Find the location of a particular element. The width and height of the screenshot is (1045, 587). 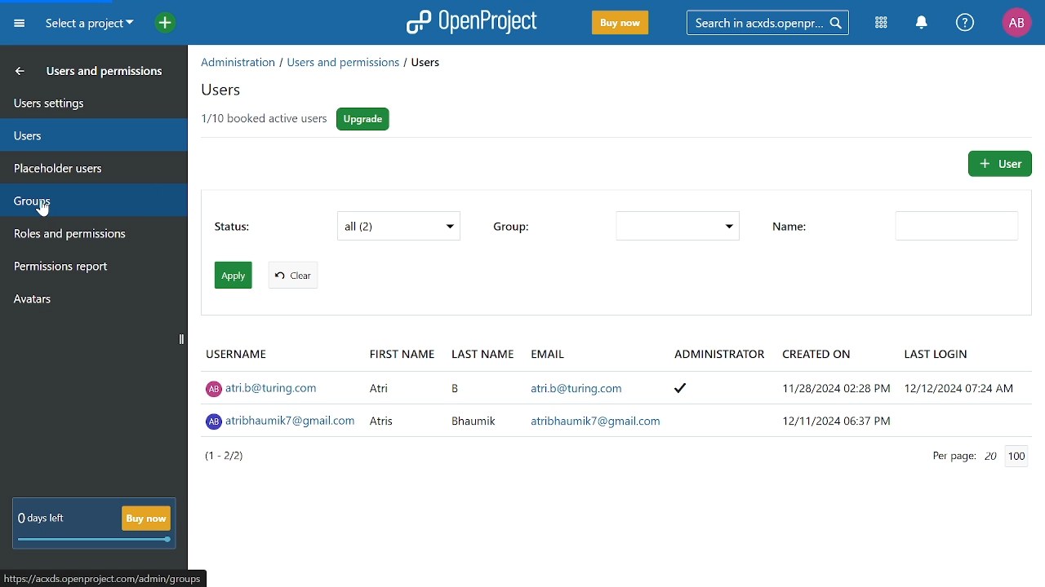

Notification is located at coordinates (921, 23).